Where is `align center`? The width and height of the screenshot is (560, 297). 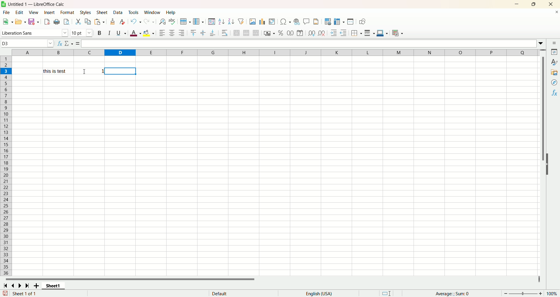
align center is located at coordinates (172, 32).